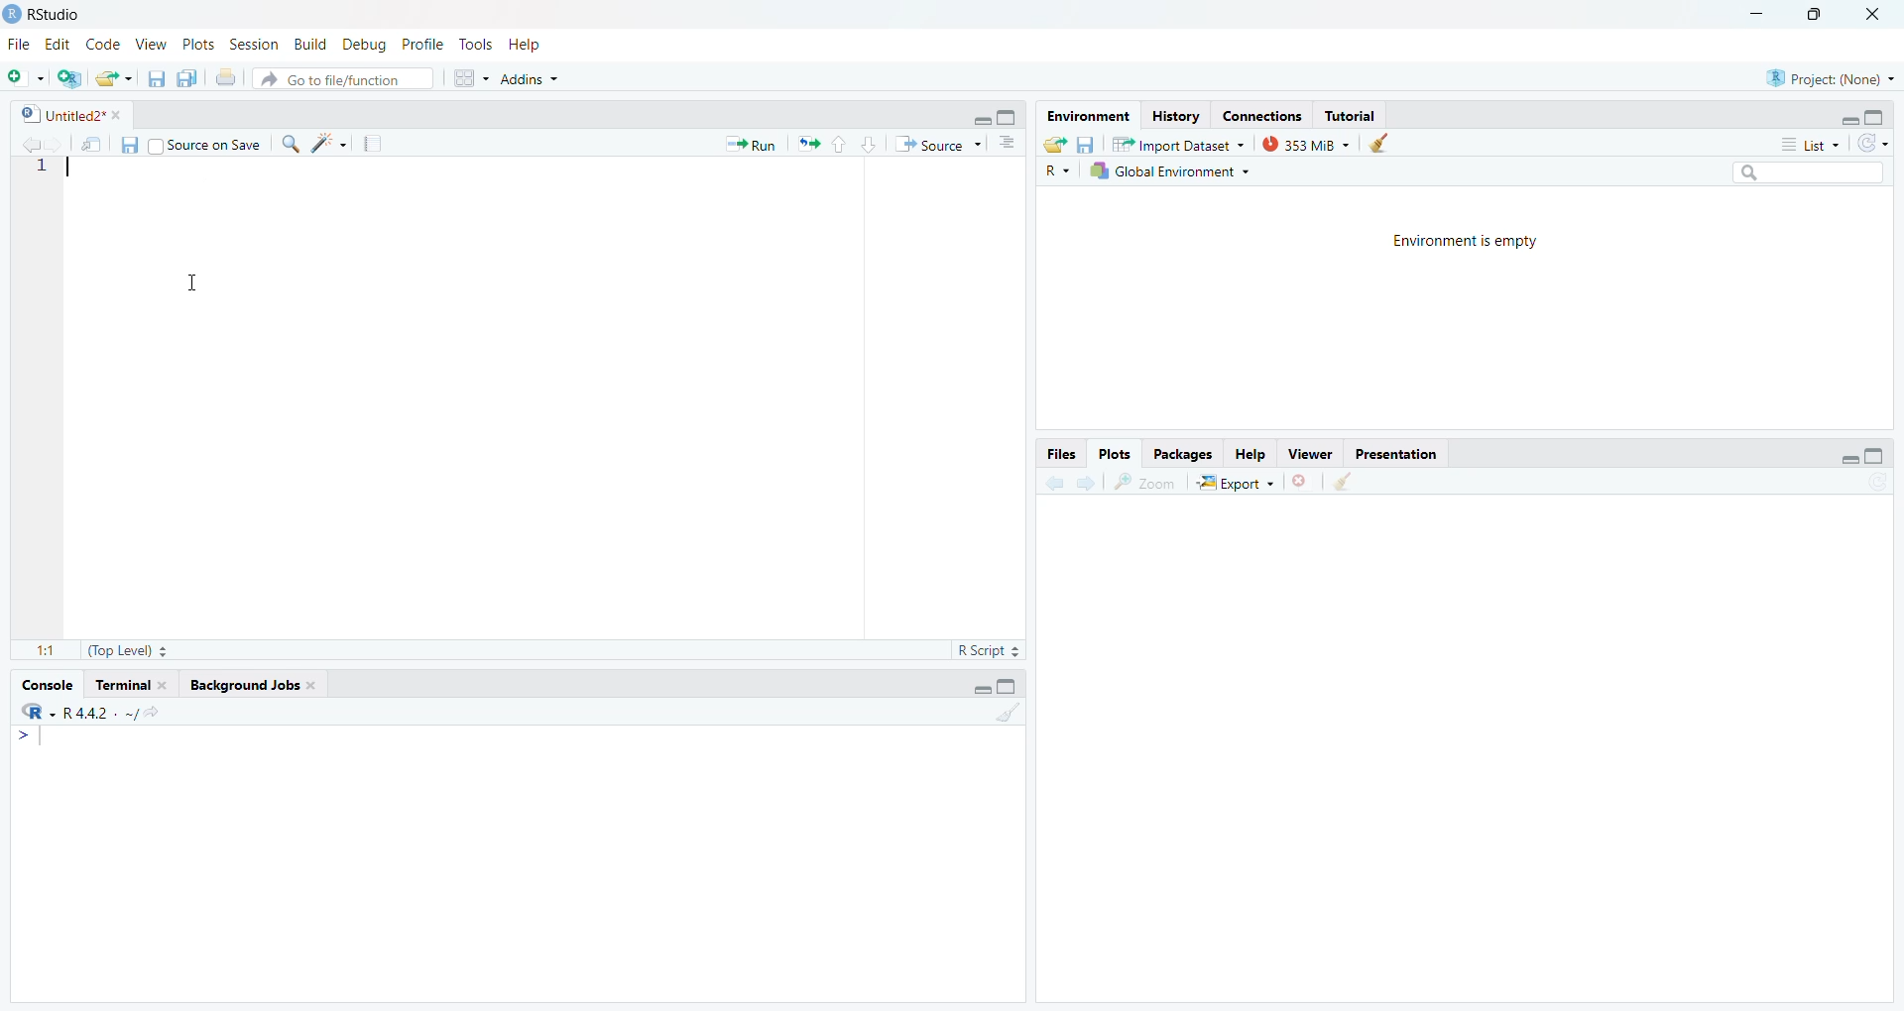 The image size is (1904, 1011). I want to click on load workspace, so click(1057, 145).